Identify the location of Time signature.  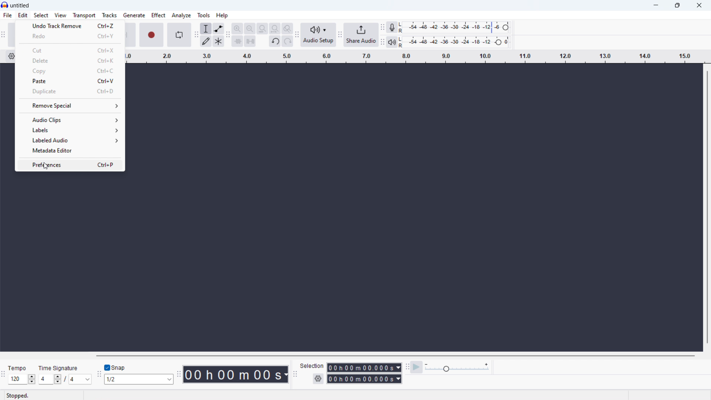
(60, 367).